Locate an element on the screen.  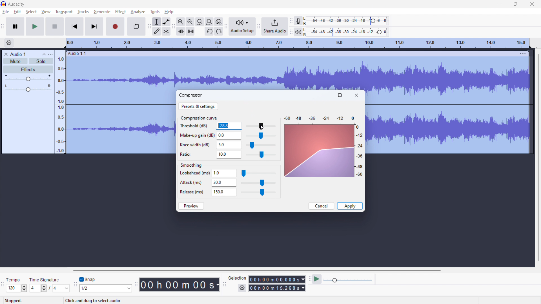
1/2 (select snap) is located at coordinates (106, 288).